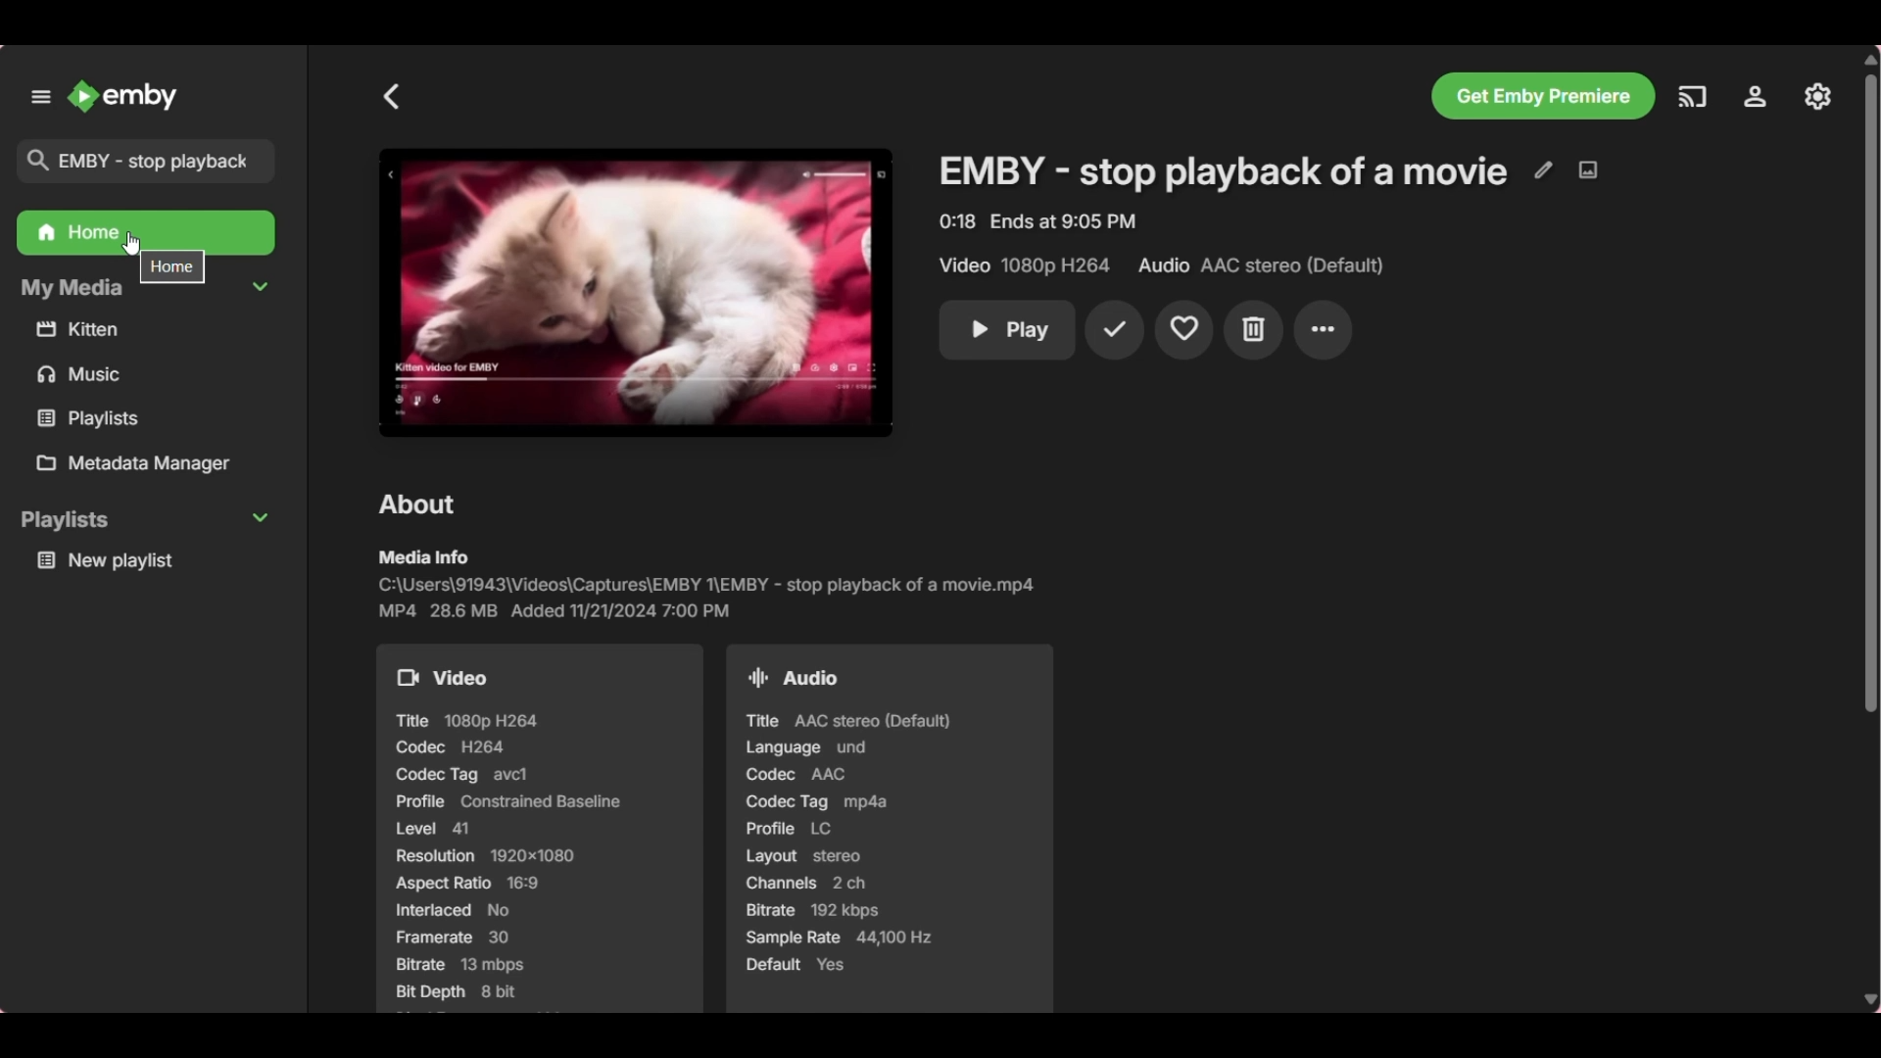  What do you see at coordinates (148, 159) in the screenshot?
I see `EMBY - stop playback` at bounding box center [148, 159].